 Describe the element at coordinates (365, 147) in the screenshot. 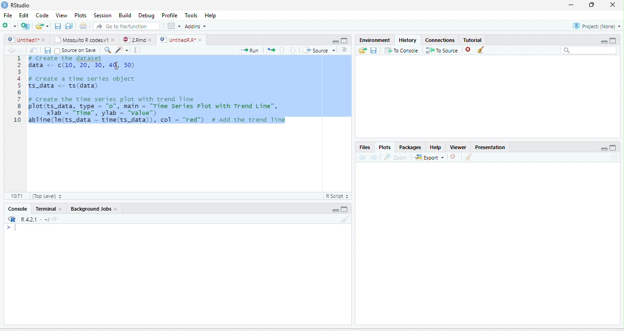

I see `Files` at that location.